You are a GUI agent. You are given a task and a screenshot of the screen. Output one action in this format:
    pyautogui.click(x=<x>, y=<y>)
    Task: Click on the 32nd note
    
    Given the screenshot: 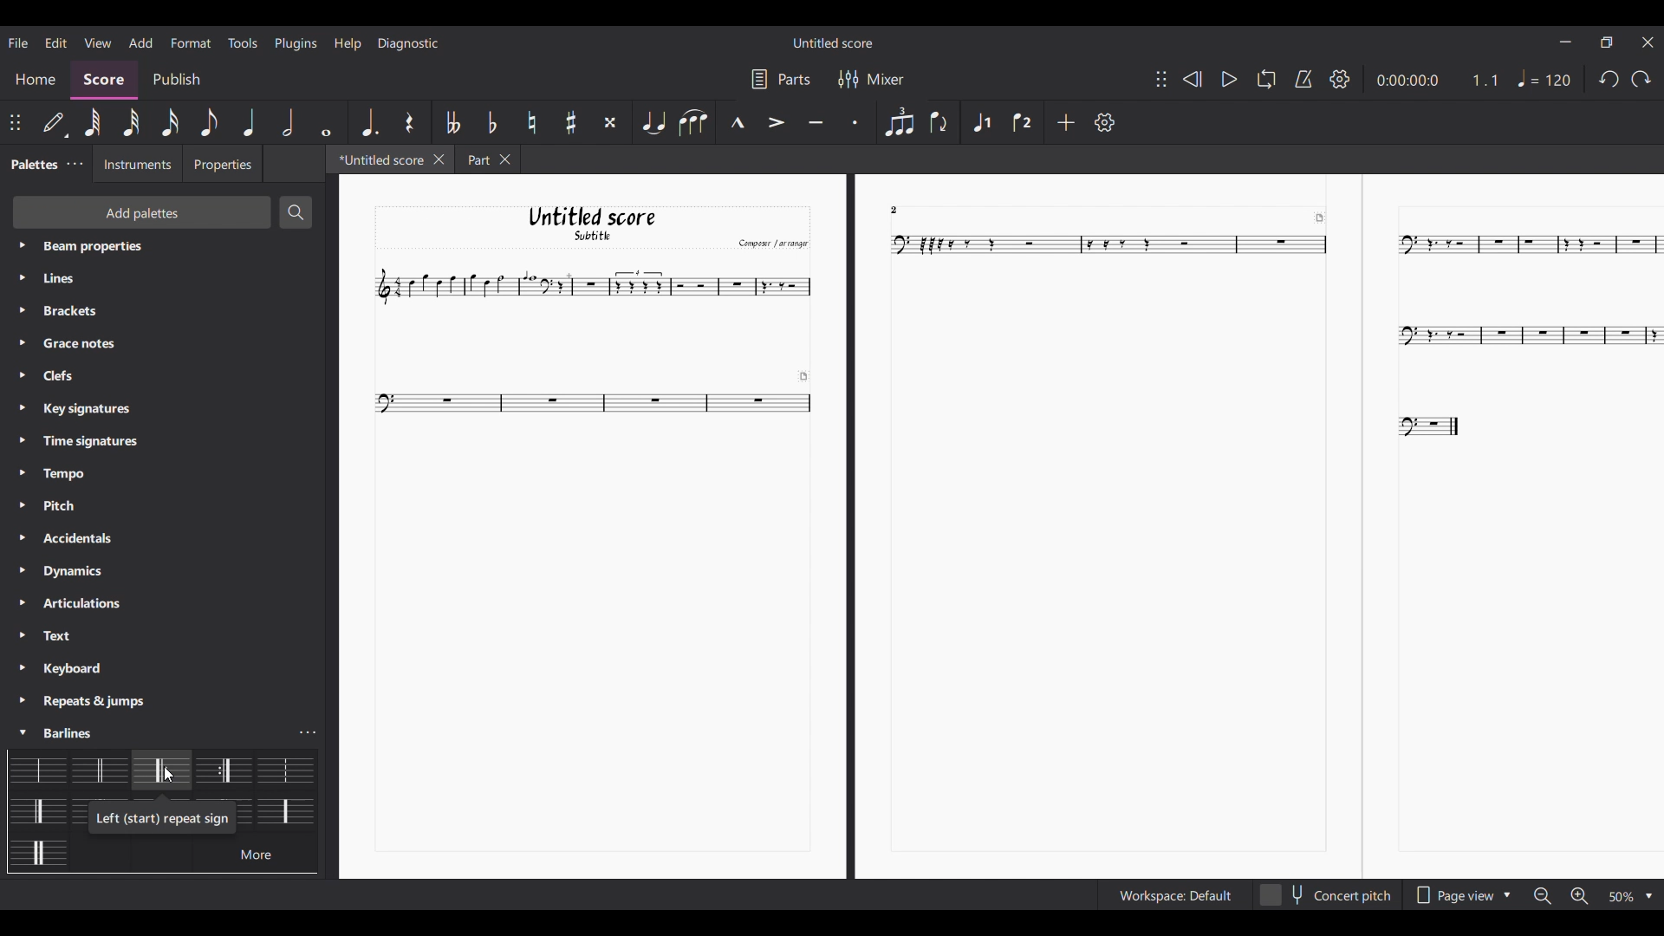 What is the action you would take?
    pyautogui.click(x=132, y=122)
    